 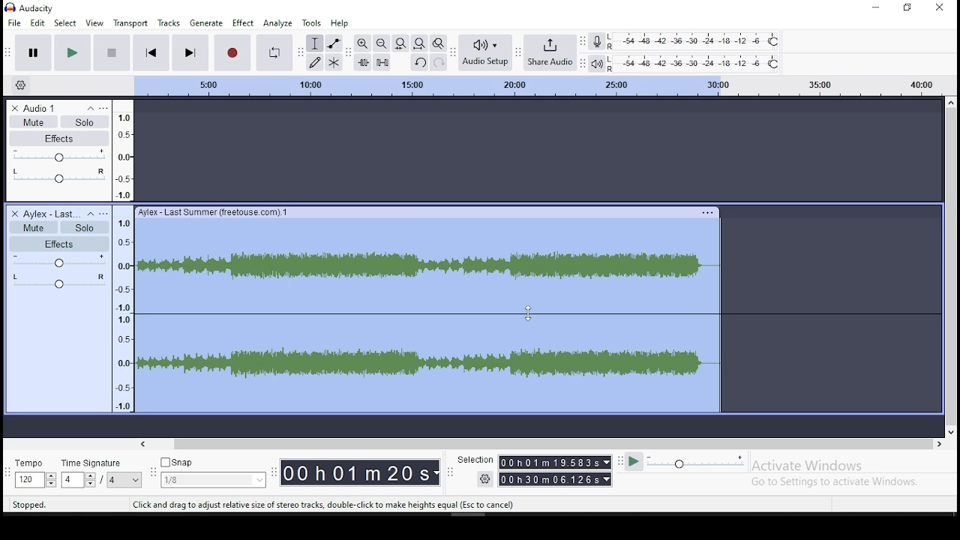 I want to click on audio track, so click(x=430, y=312).